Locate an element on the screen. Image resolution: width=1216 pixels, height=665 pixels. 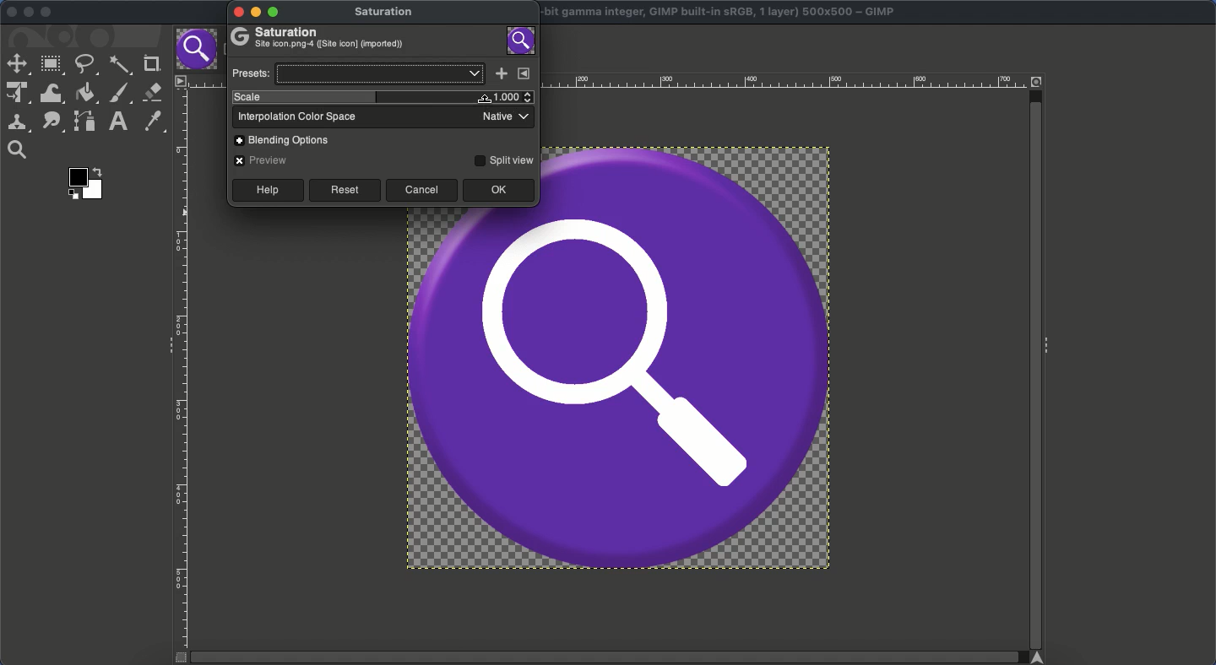
Split view is located at coordinates (503, 159).